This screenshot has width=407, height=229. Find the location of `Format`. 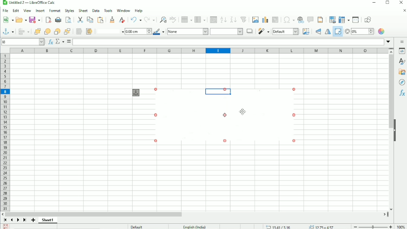

Format is located at coordinates (54, 10).